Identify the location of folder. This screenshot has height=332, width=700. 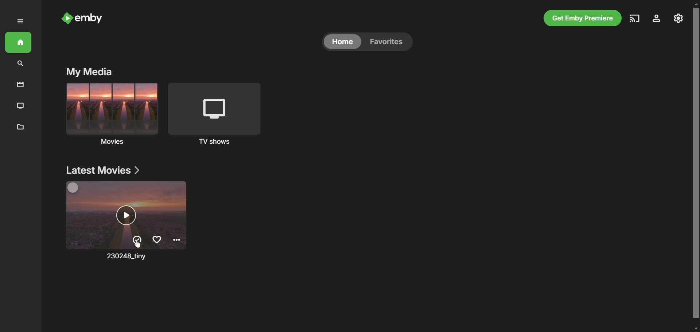
(19, 127).